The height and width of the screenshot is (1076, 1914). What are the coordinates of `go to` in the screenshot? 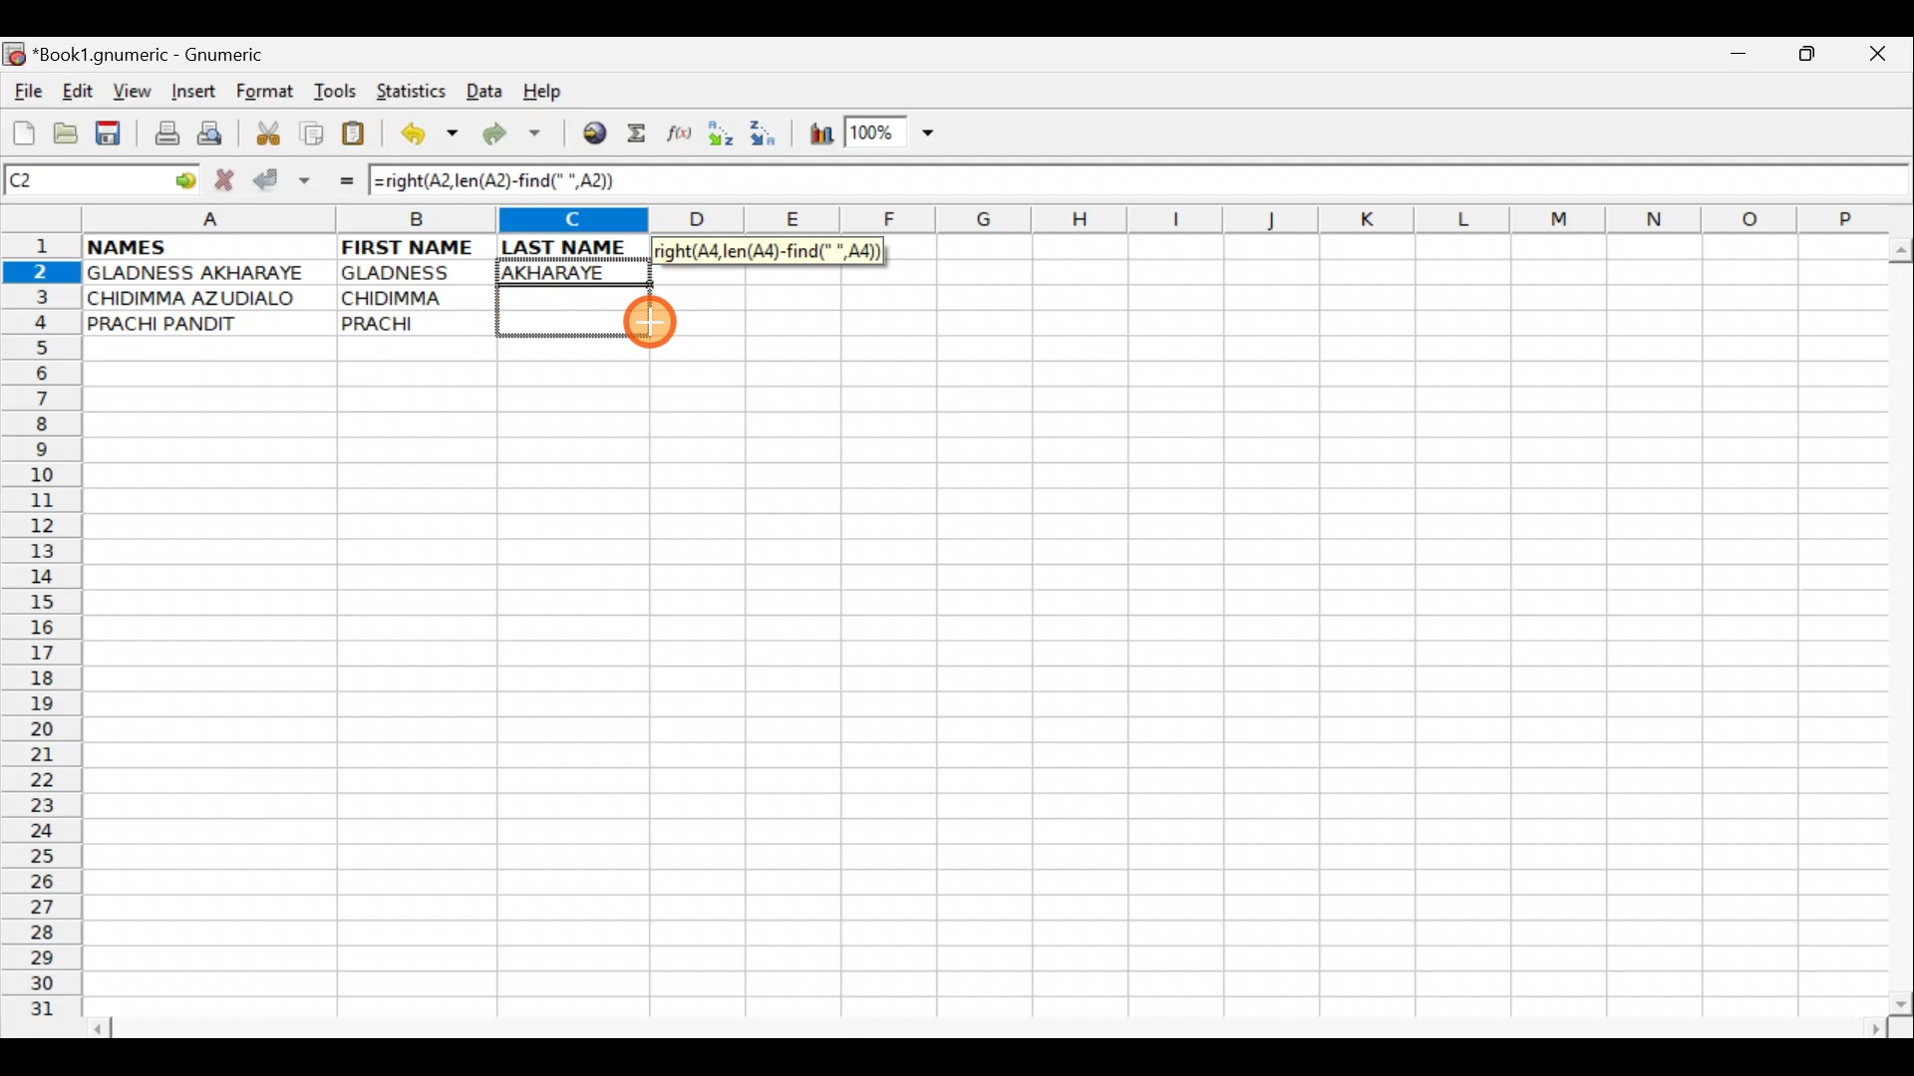 It's located at (183, 177).